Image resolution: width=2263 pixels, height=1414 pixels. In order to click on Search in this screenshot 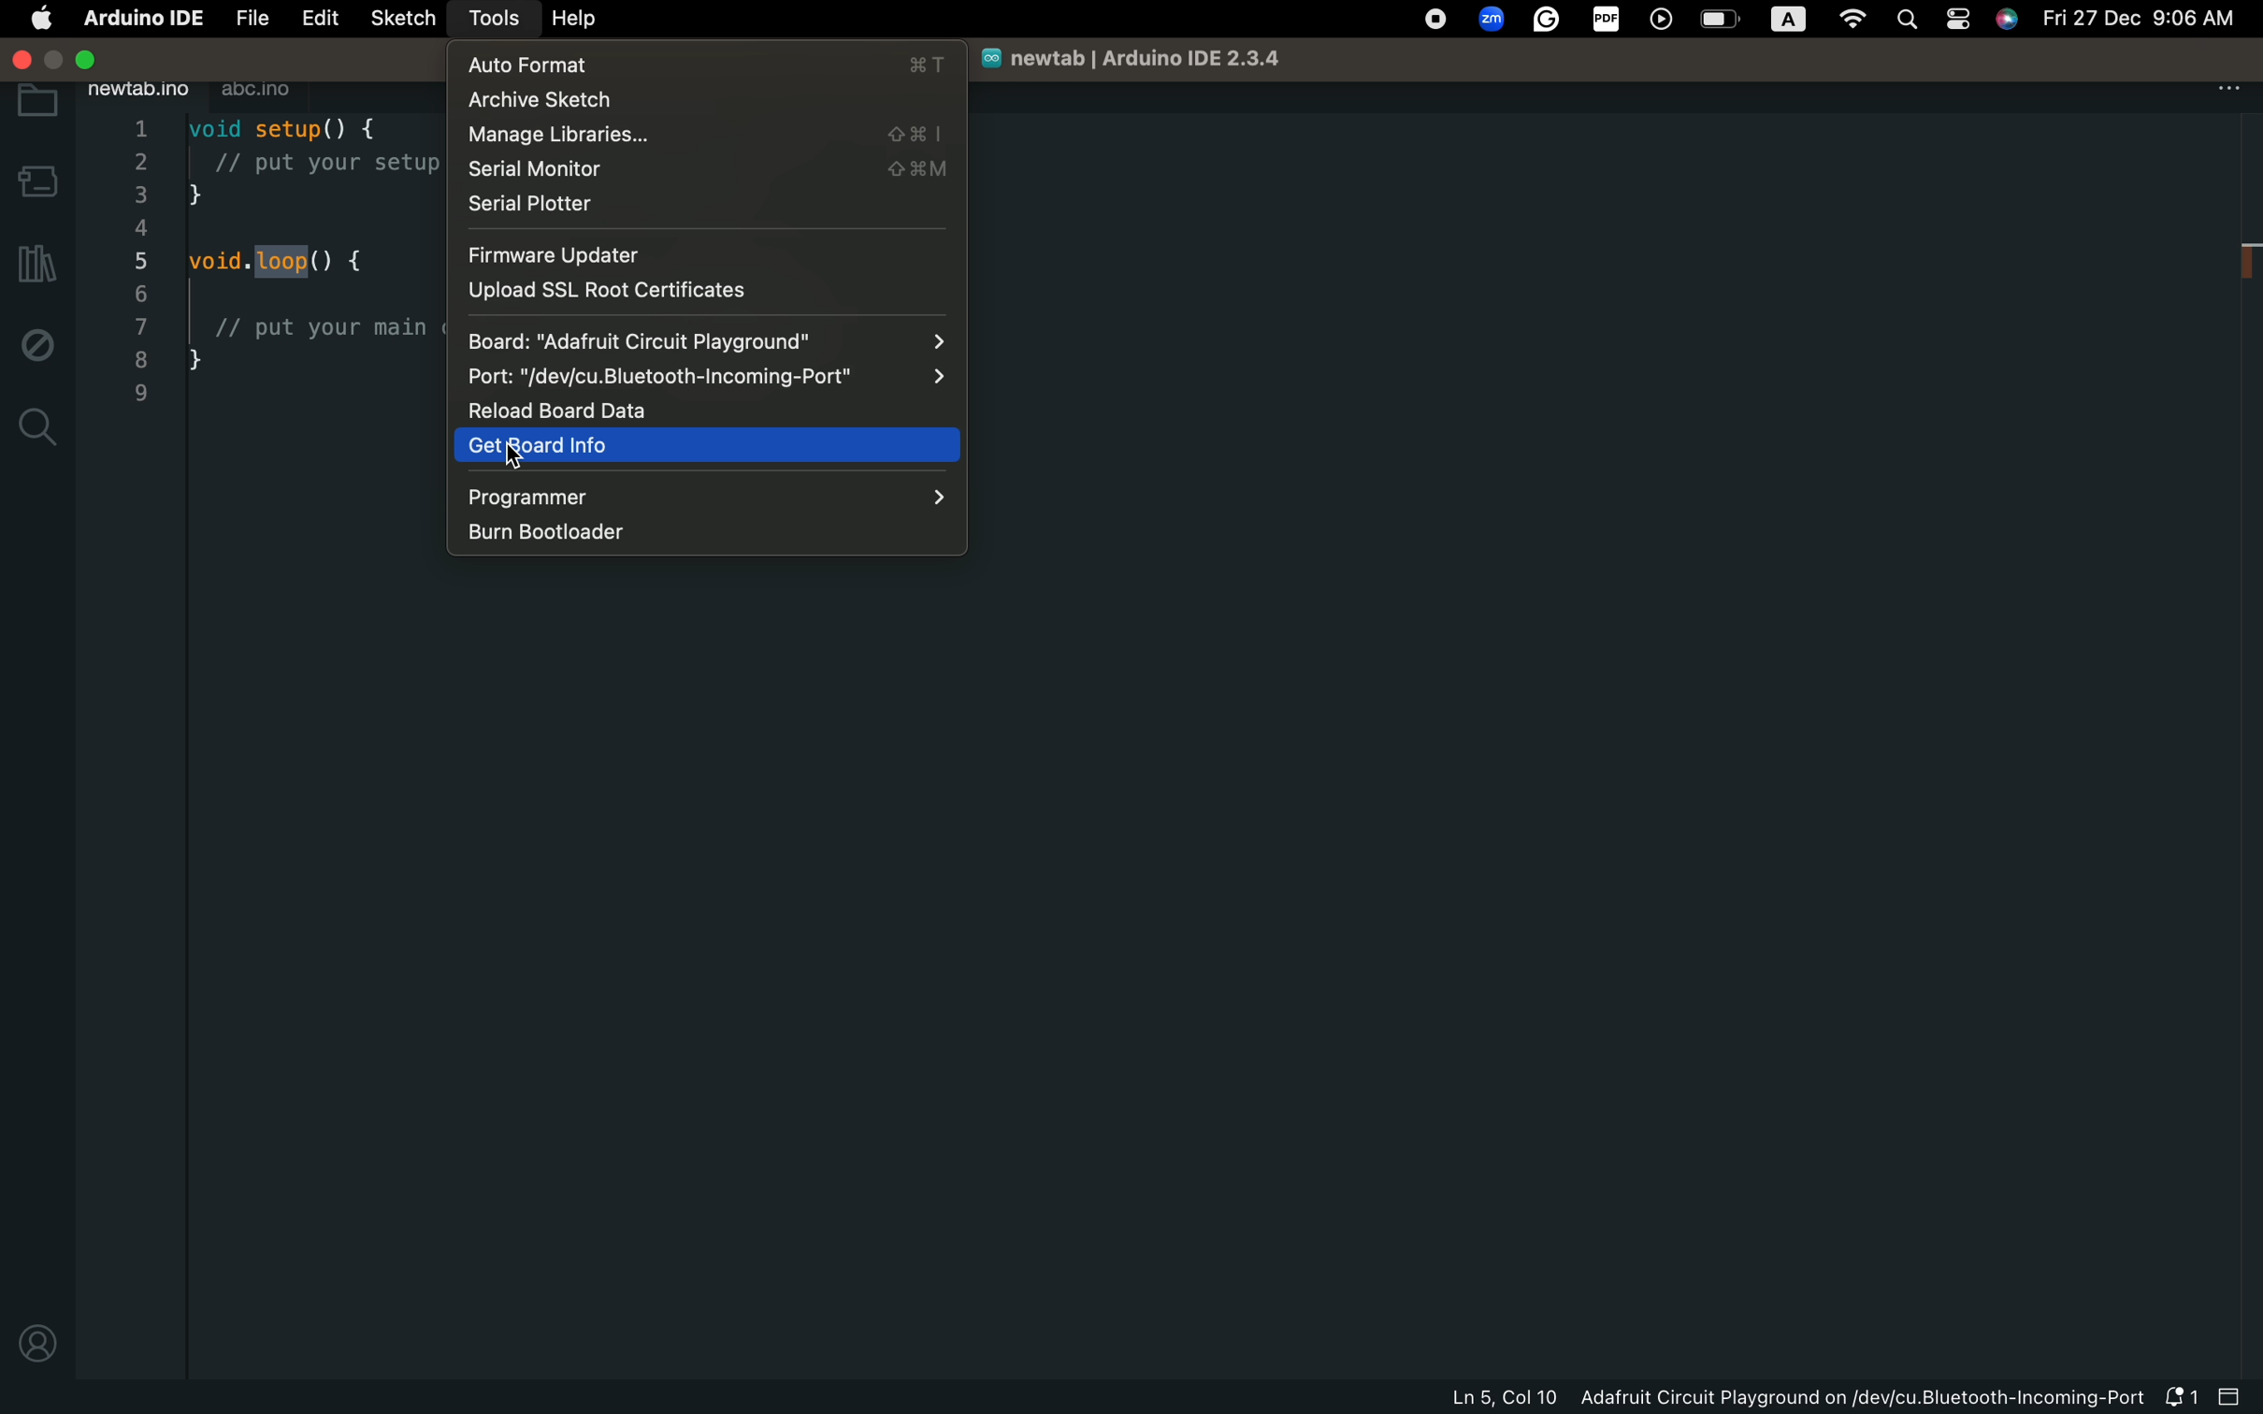, I will do `click(1908, 22)`.